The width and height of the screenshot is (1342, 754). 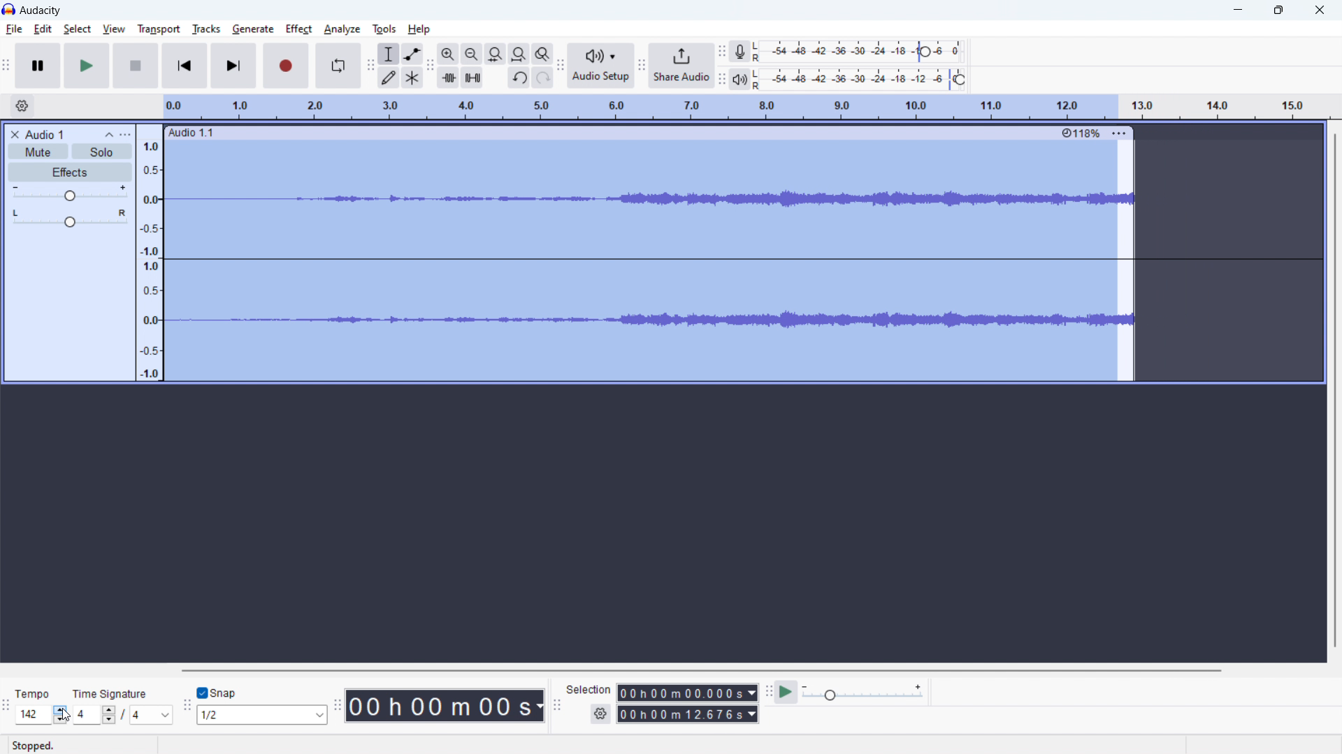 I want to click on start time, so click(x=688, y=693).